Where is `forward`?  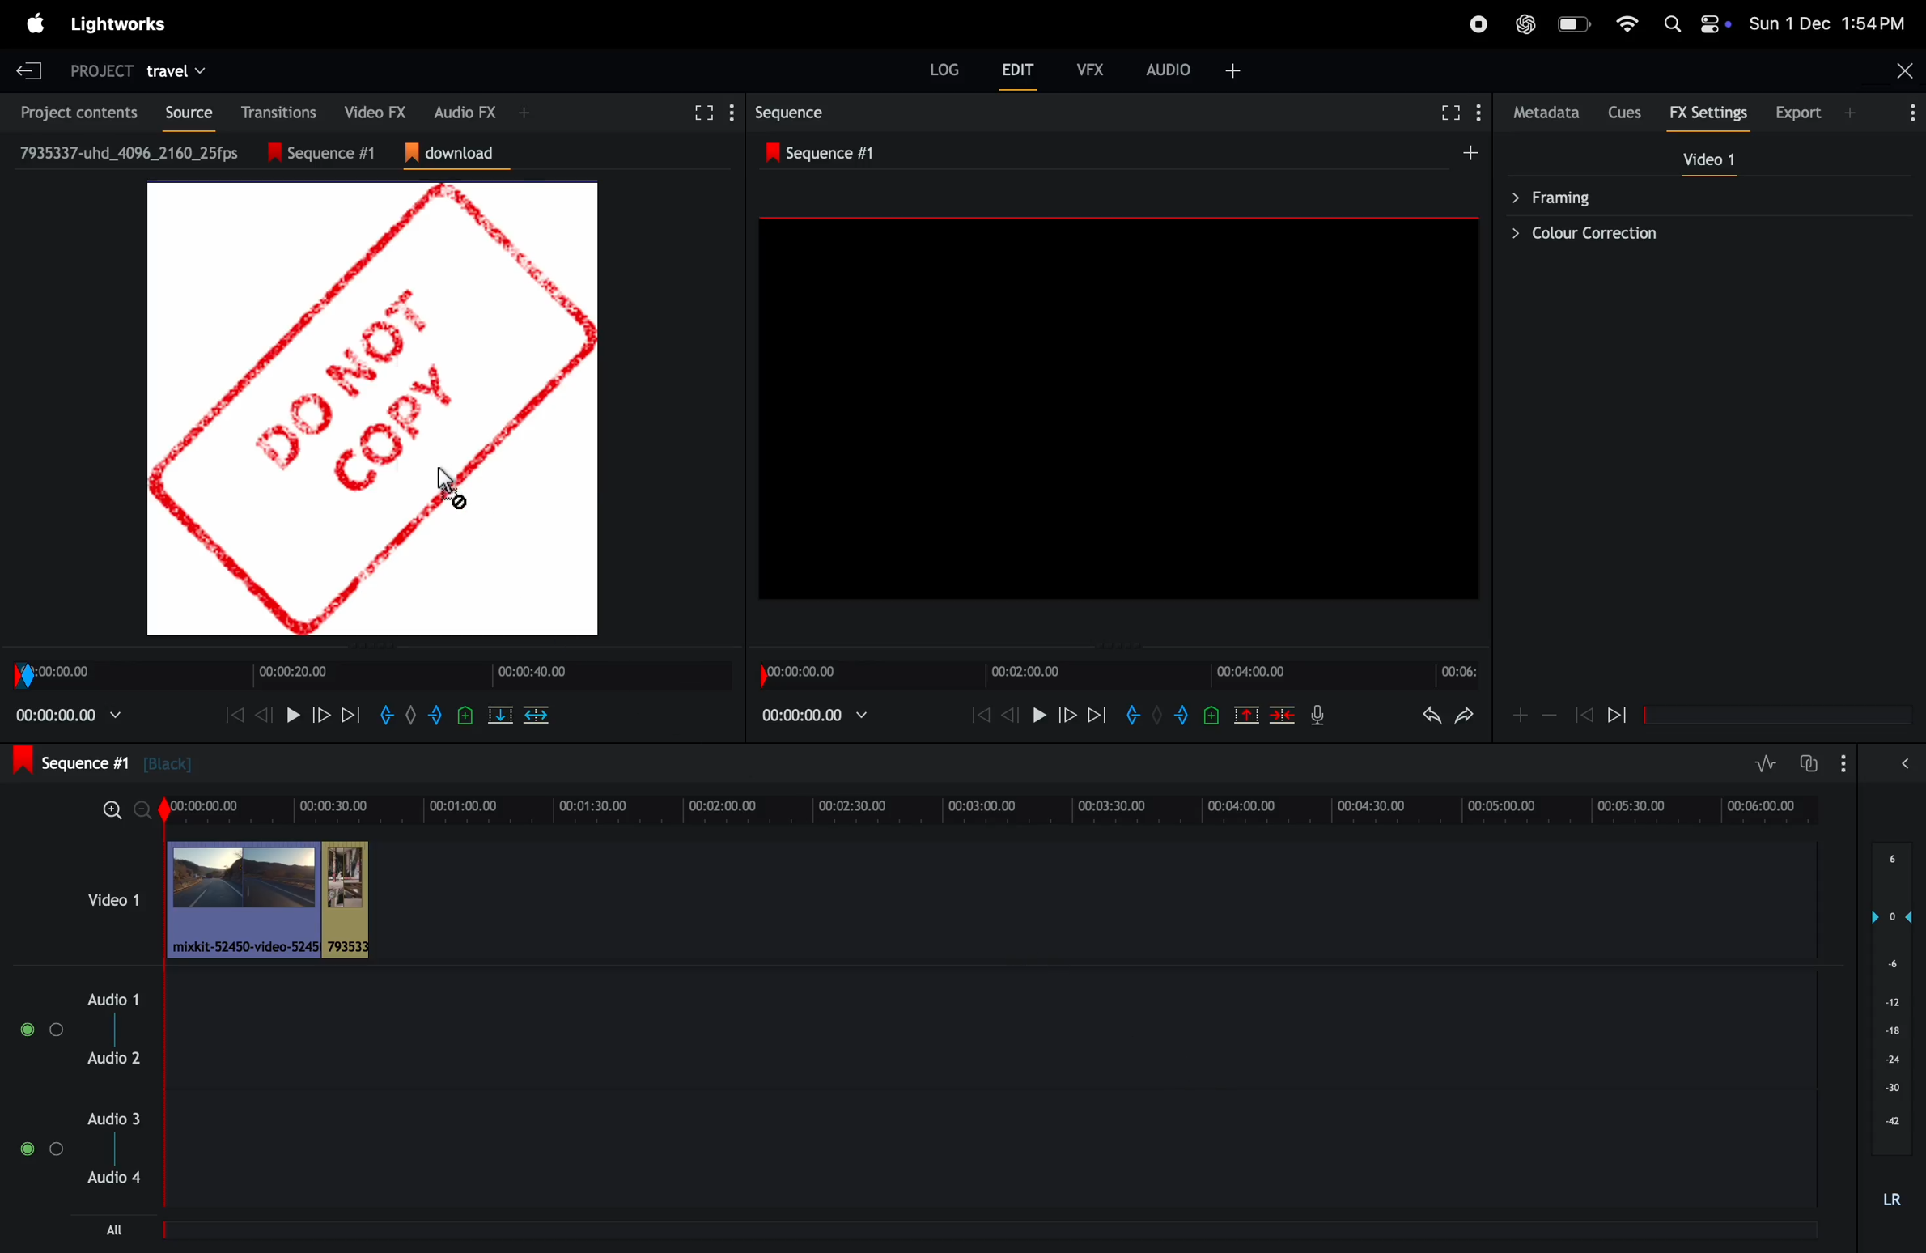 forward is located at coordinates (1067, 714).